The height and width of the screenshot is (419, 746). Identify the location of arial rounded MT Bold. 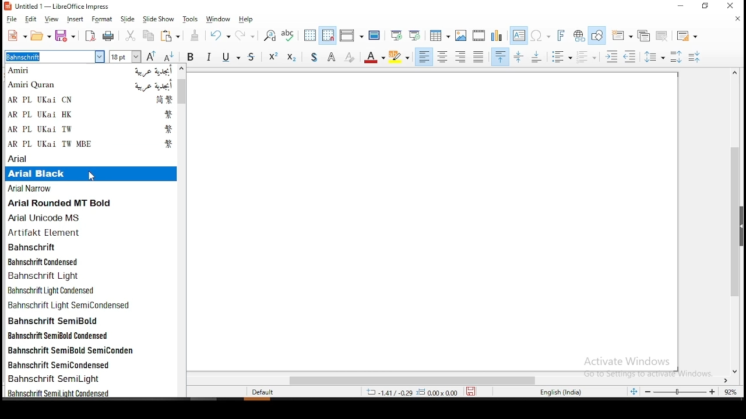
(91, 203).